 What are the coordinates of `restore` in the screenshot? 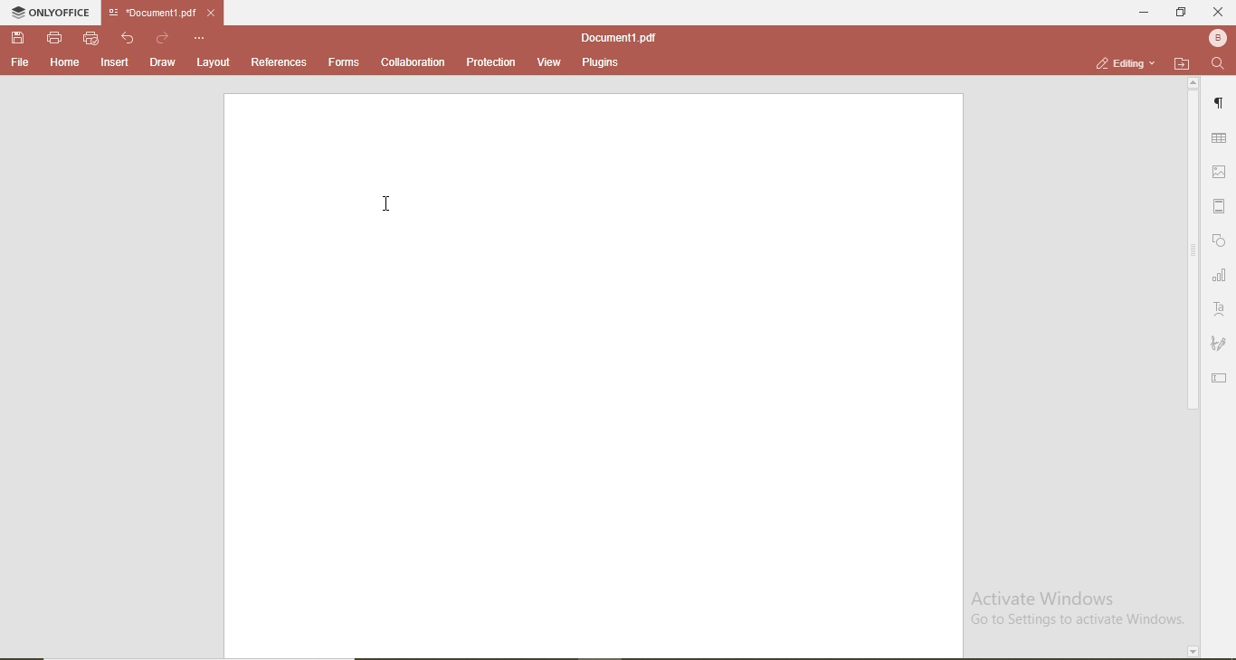 It's located at (1184, 14).